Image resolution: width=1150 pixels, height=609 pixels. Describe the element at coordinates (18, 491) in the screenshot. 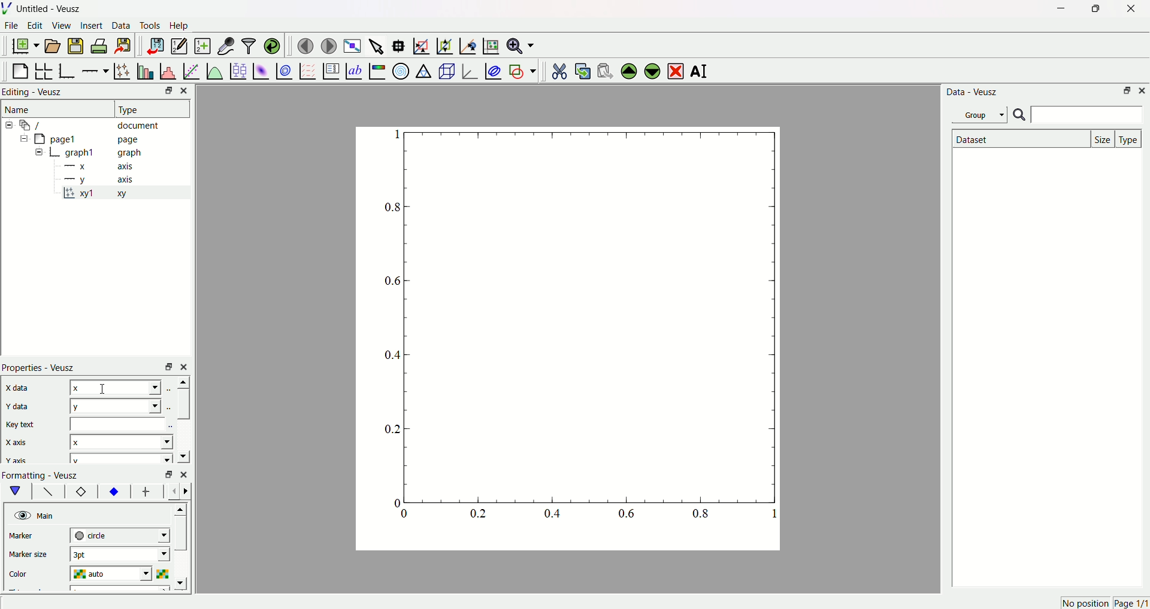

I see `main` at that location.